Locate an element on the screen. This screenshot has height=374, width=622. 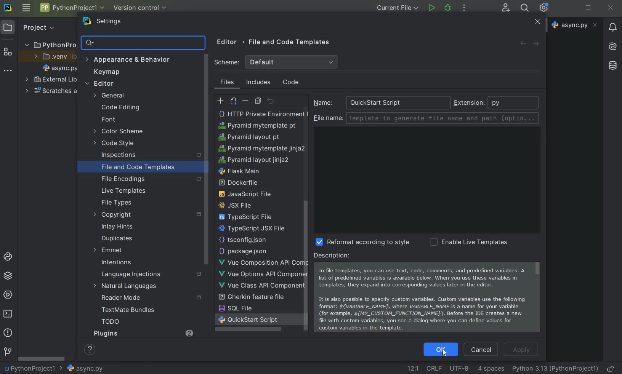
.venv is located at coordinates (55, 57).